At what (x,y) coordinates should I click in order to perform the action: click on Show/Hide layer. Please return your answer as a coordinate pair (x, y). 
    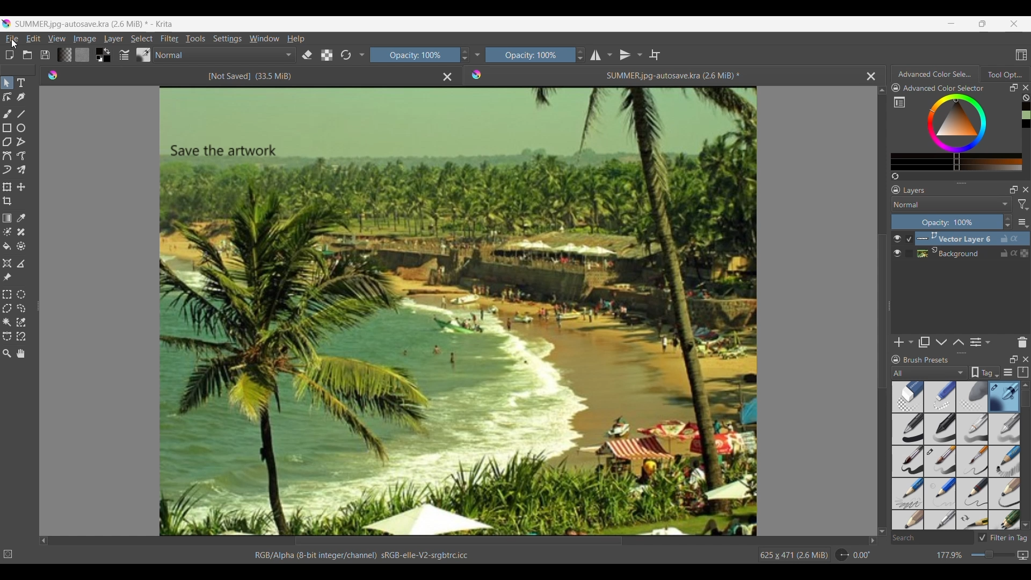
    Looking at the image, I should click on (897, 246).